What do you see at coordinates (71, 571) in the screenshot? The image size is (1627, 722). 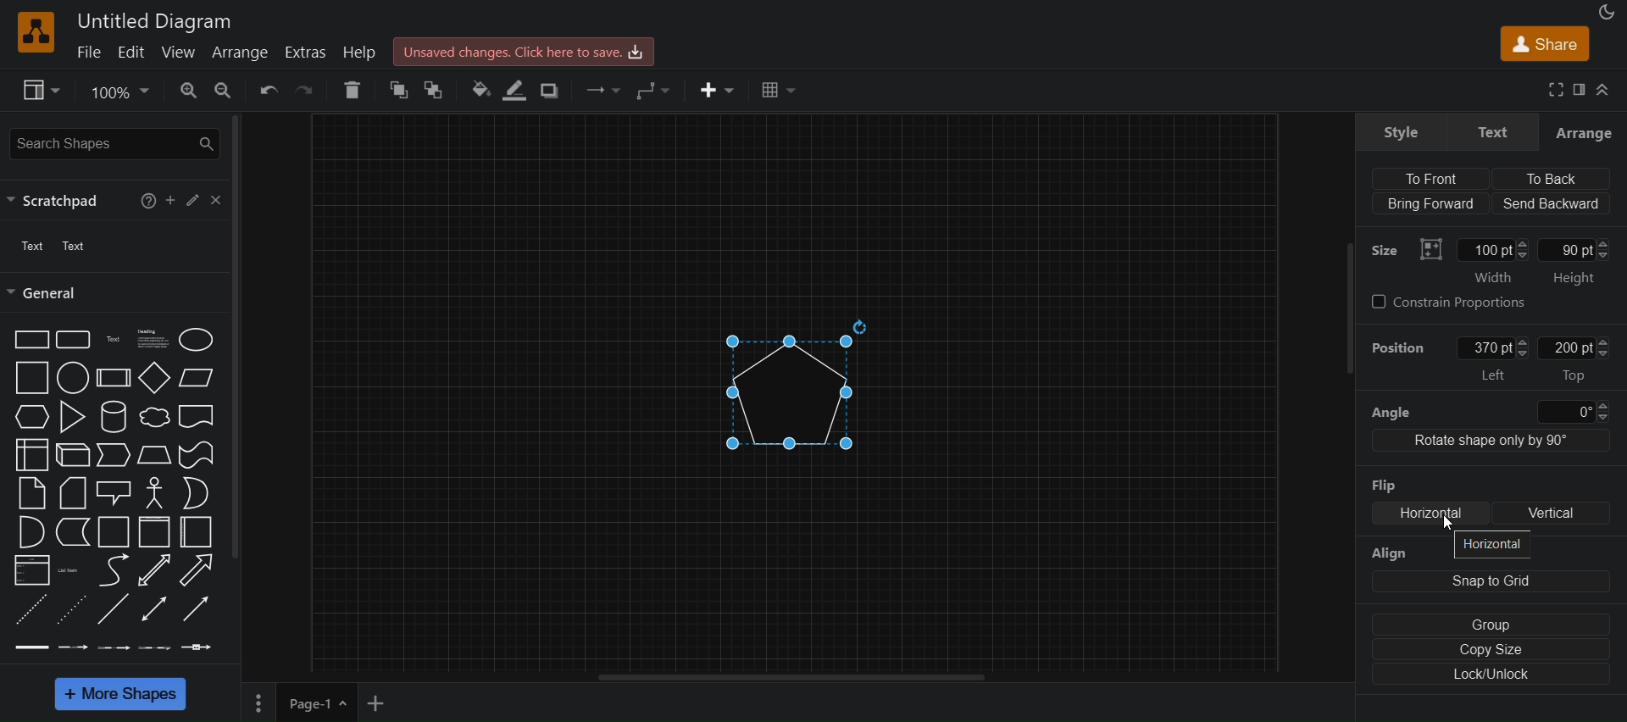 I see `List item` at bounding box center [71, 571].